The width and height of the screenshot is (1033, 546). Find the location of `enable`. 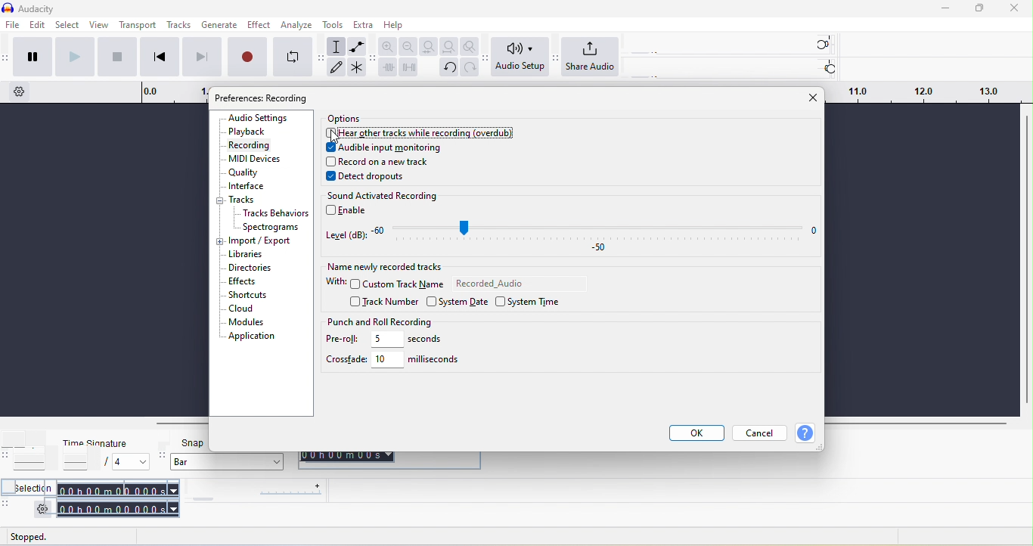

enable is located at coordinates (347, 211).